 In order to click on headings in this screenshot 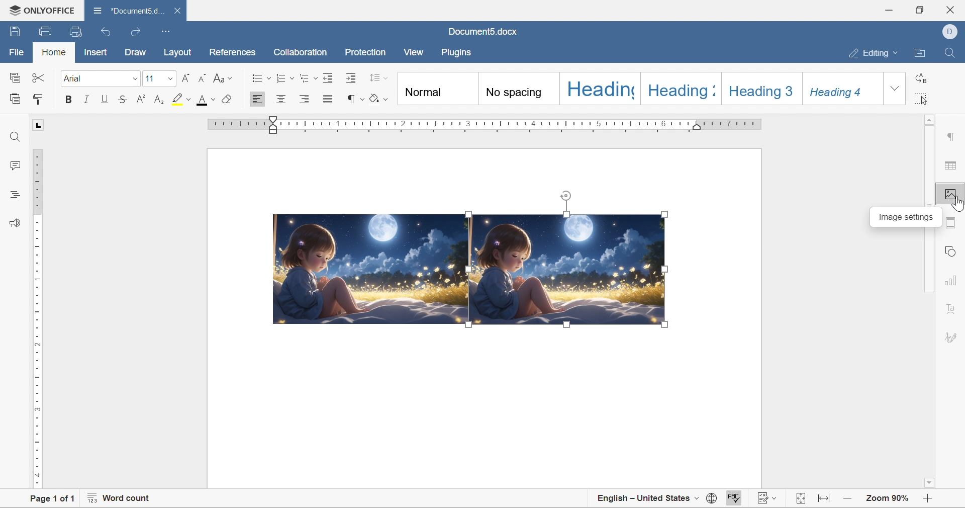, I will do `click(15, 195)`.